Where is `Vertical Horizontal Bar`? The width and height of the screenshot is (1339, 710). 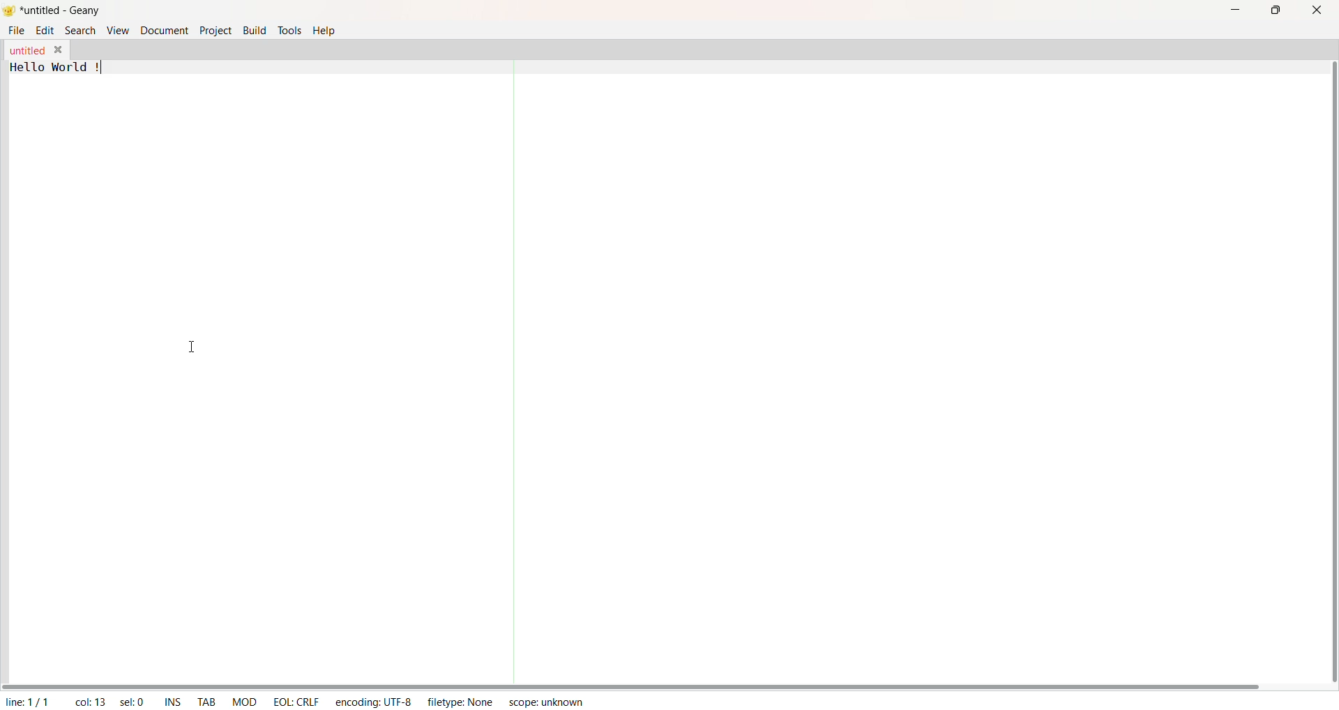 Vertical Horizontal Bar is located at coordinates (1322, 364).